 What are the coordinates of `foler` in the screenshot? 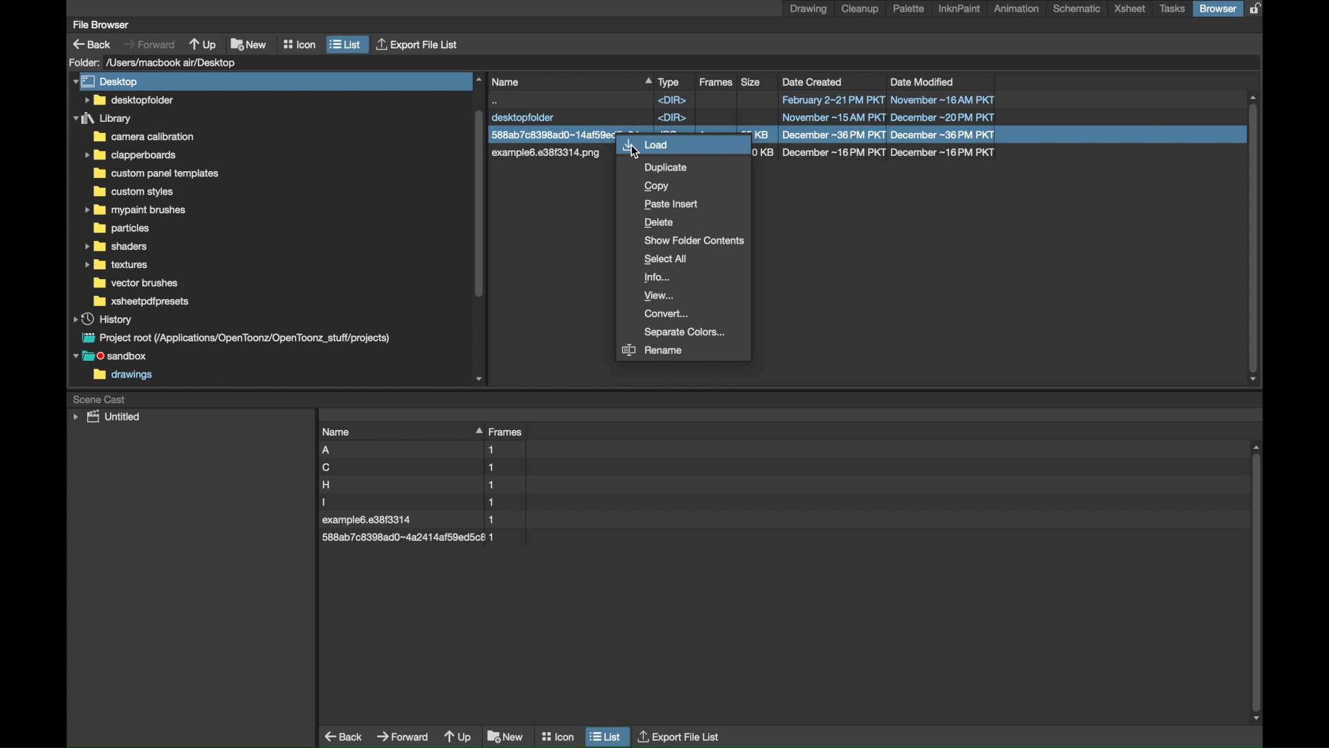 It's located at (141, 301).